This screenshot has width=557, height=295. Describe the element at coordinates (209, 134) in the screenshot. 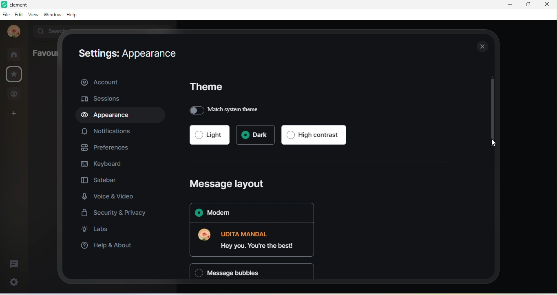

I see `light` at that location.